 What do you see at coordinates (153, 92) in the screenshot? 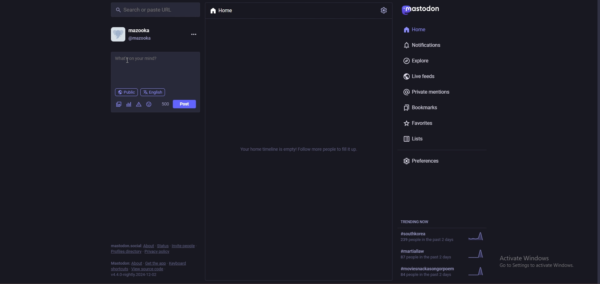
I see `language` at bounding box center [153, 92].